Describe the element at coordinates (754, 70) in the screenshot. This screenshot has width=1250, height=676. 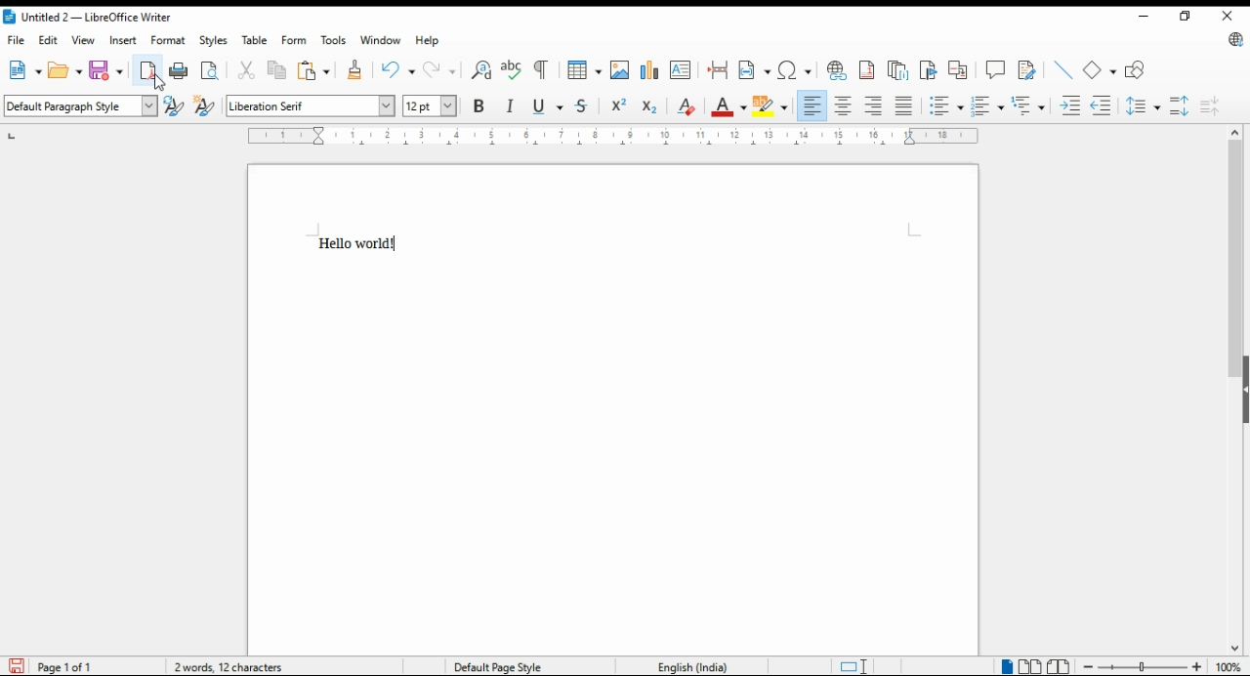
I see `insert field` at that location.